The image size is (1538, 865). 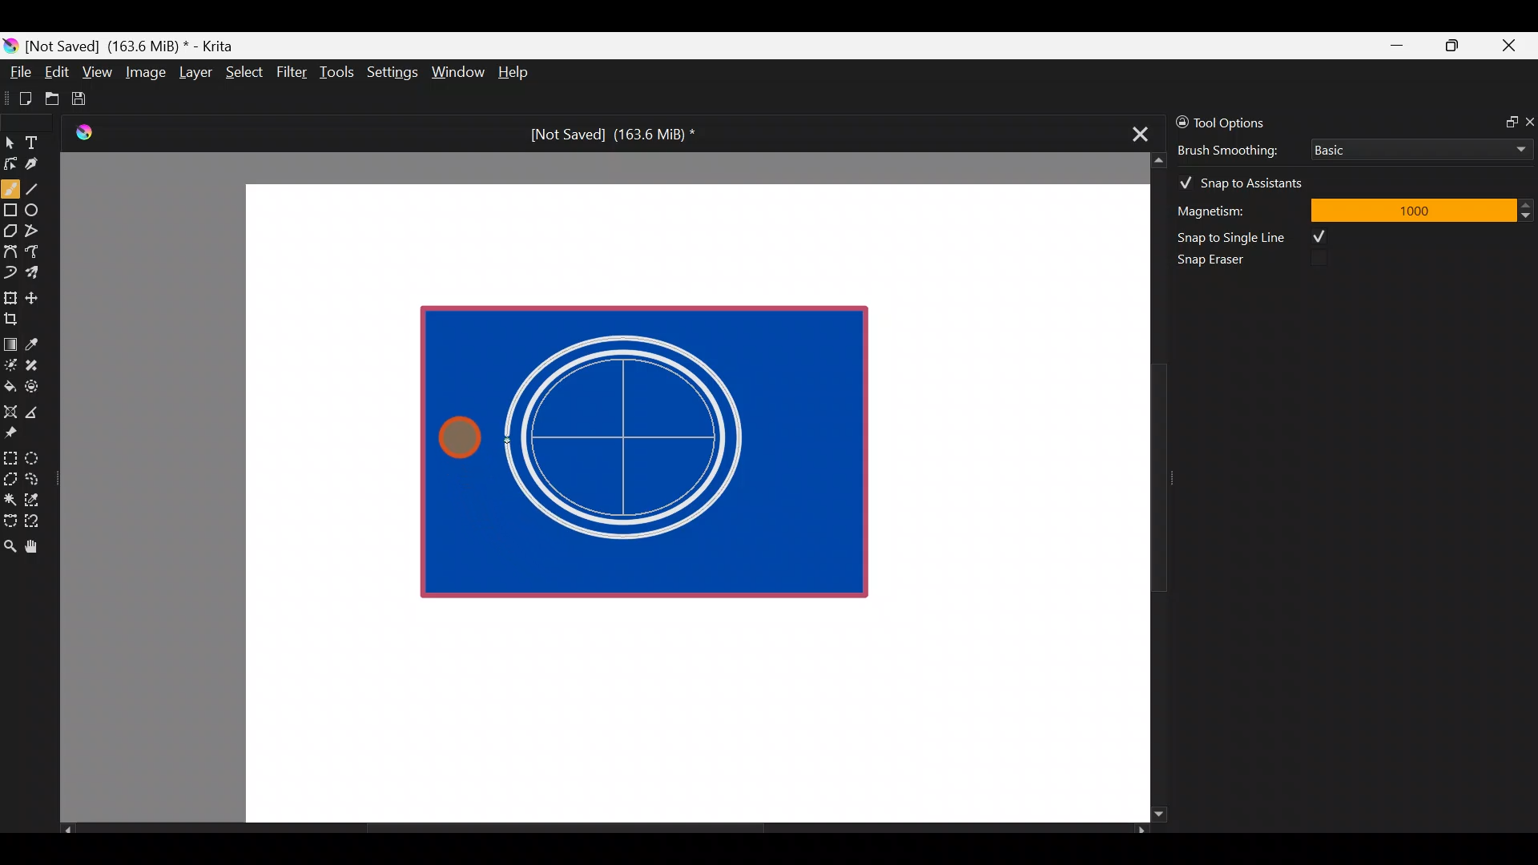 What do you see at coordinates (20, 99) in the screenshot?
I see `Create new document` at bounding box center [20, 99].